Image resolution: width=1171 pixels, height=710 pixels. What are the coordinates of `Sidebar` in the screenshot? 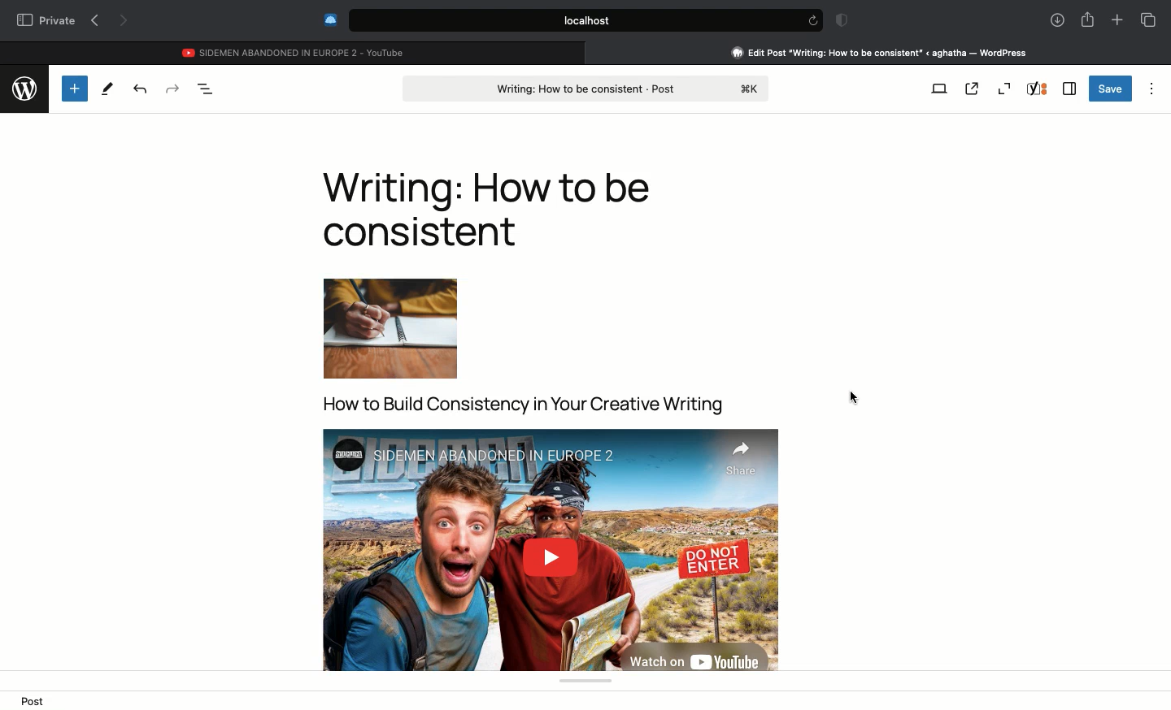 It's located at (1069, 89).